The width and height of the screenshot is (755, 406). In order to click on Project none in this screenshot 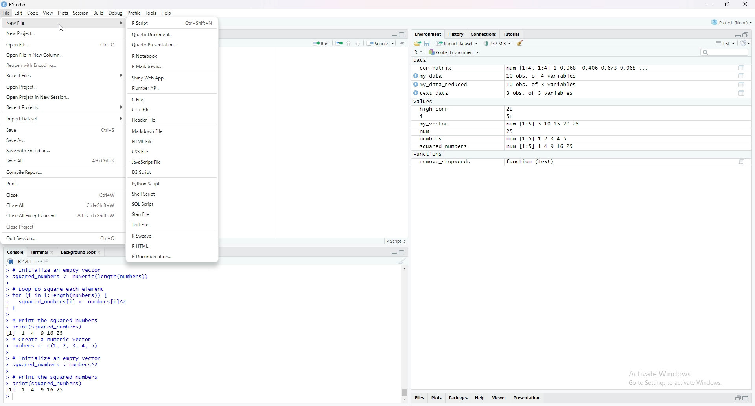, I will do `click(732, 22)`.